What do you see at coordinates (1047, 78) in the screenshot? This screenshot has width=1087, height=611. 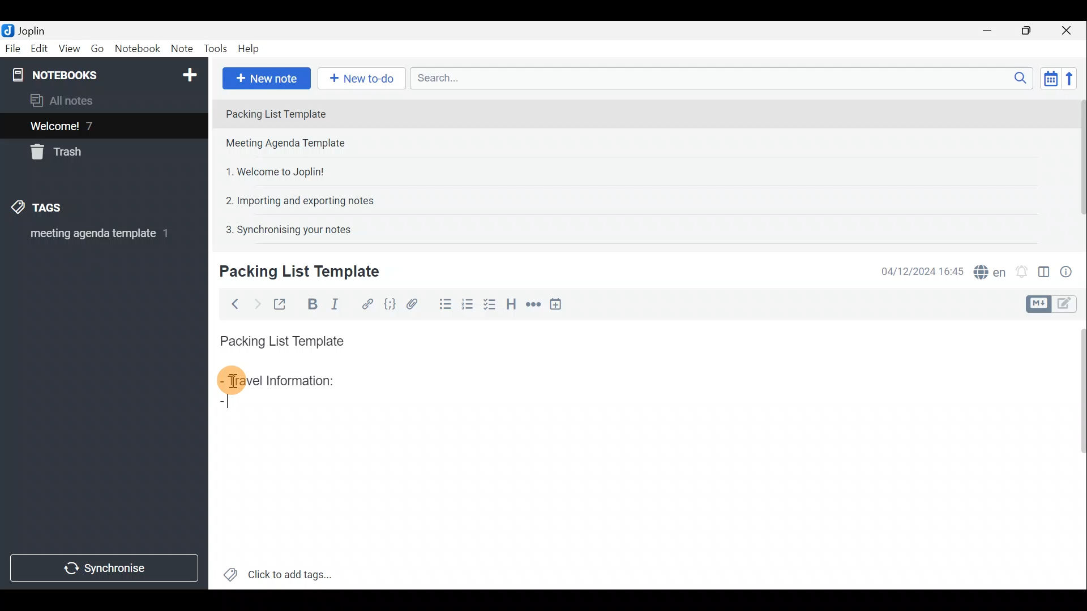 I see `Toggle sort order field` at bounding box center [1047, 78].